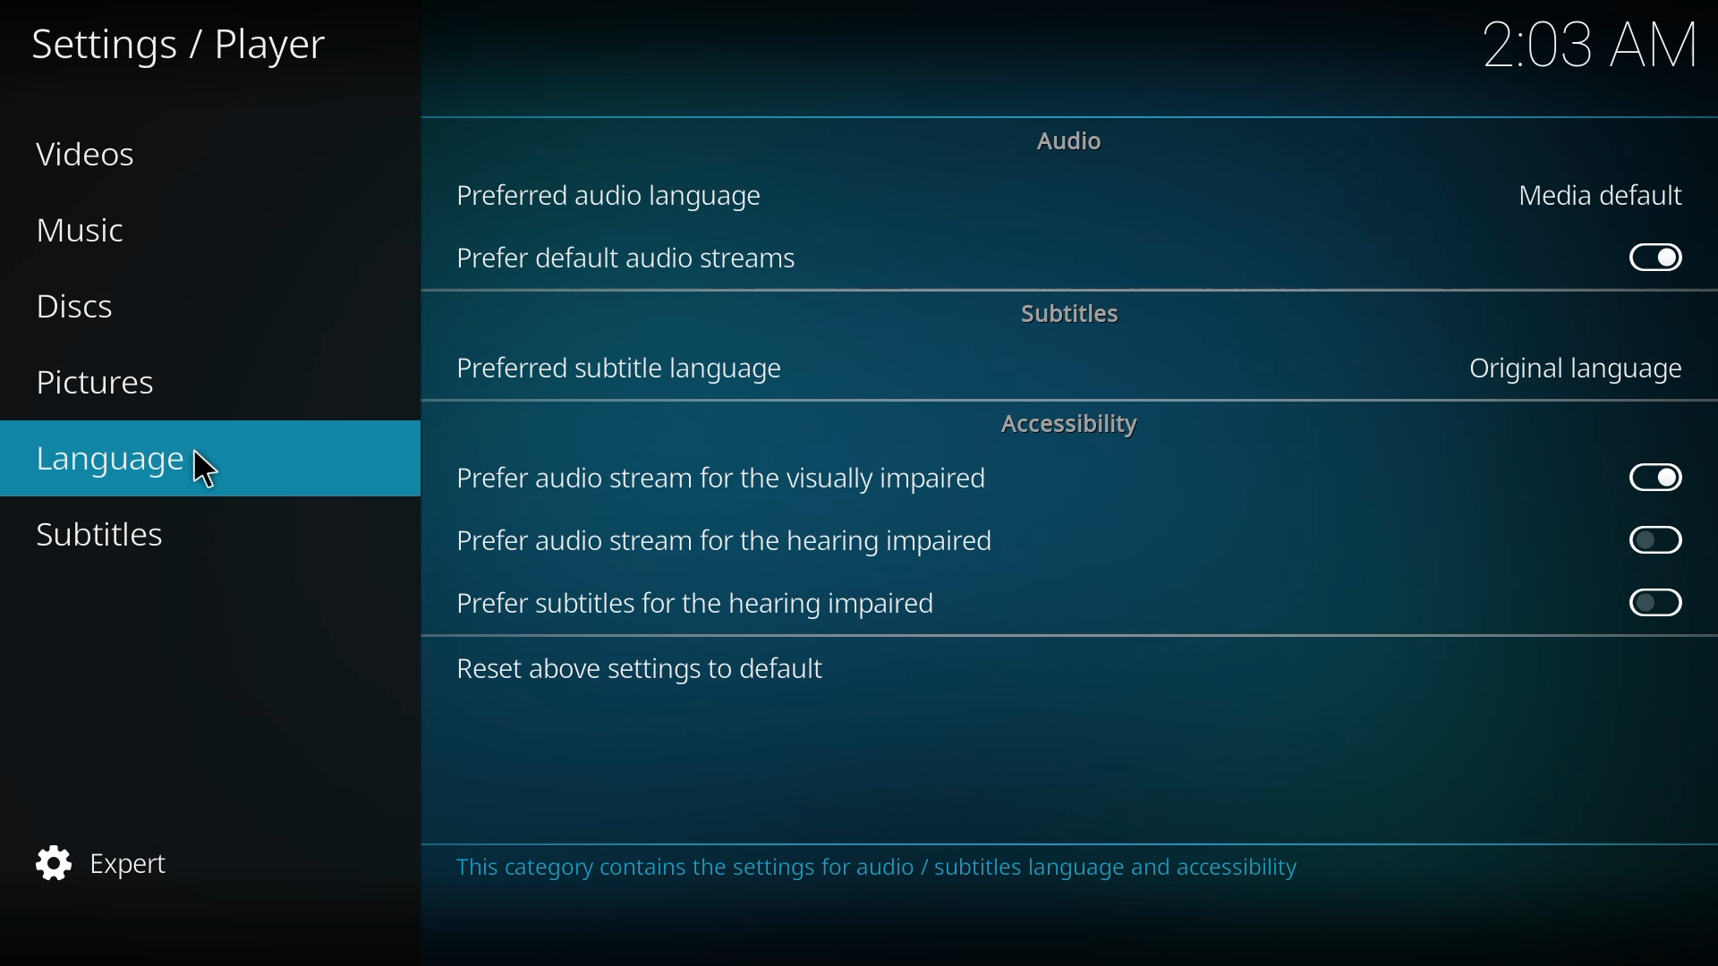  Describe the element at coordinates (106, 533) in the screenshot. I see `subtitles` at that location.